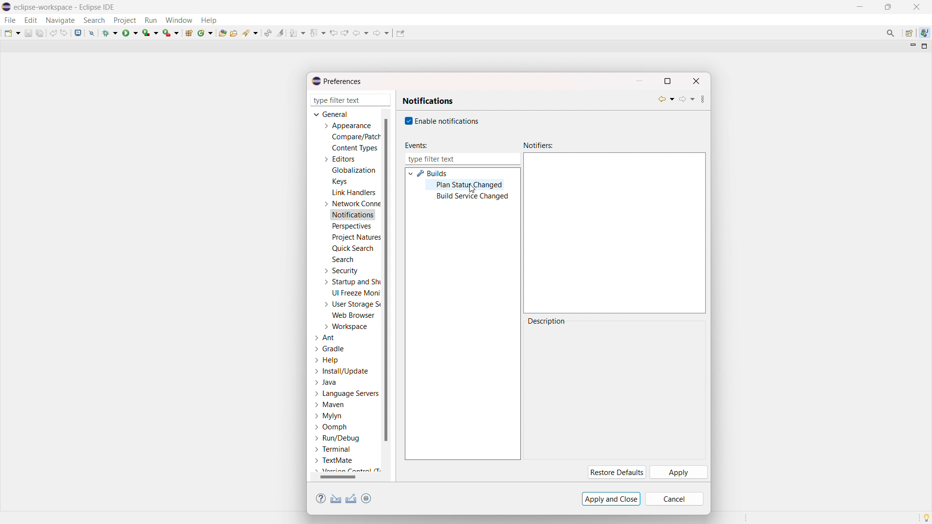 The image size is (932, 524). Describe the element at coordinates (351, 227) in the screenshot. I see `perspectives` at that location.